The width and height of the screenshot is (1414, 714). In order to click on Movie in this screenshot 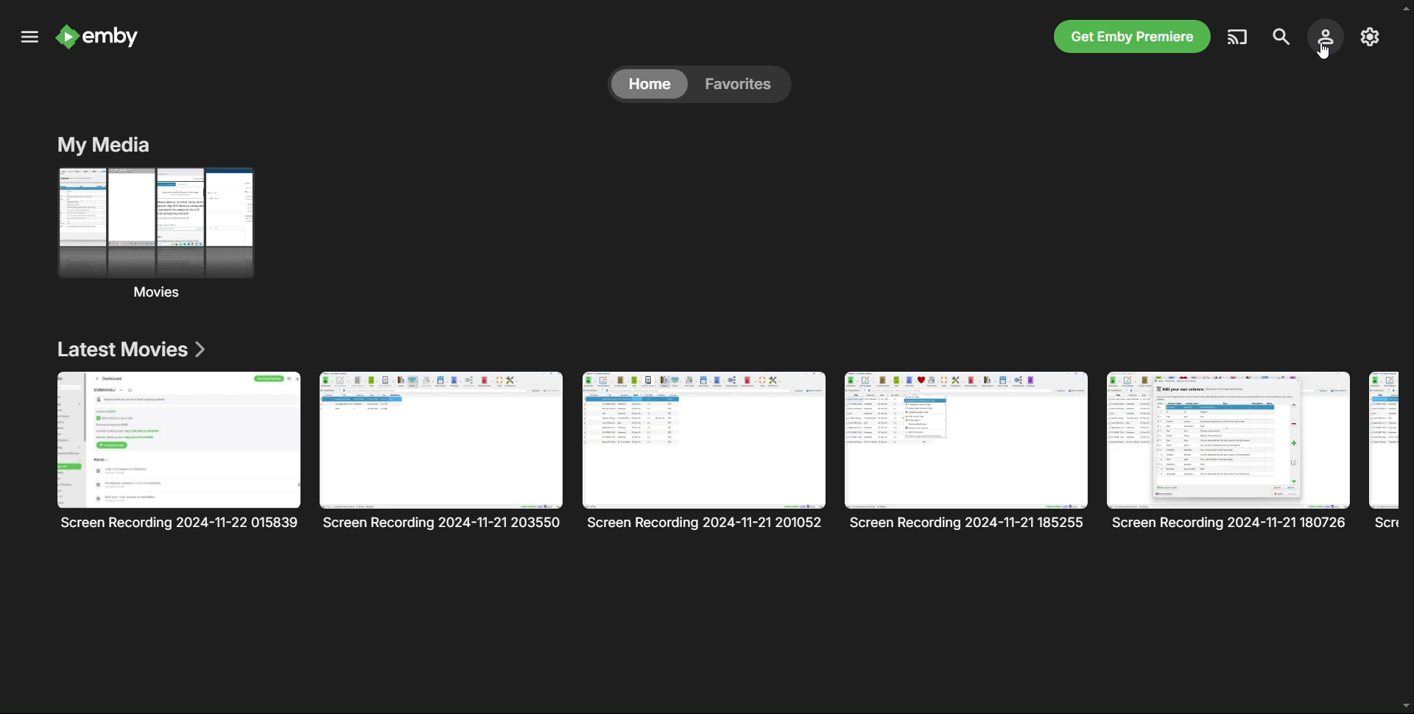, I will do `click(1228, 451)`.